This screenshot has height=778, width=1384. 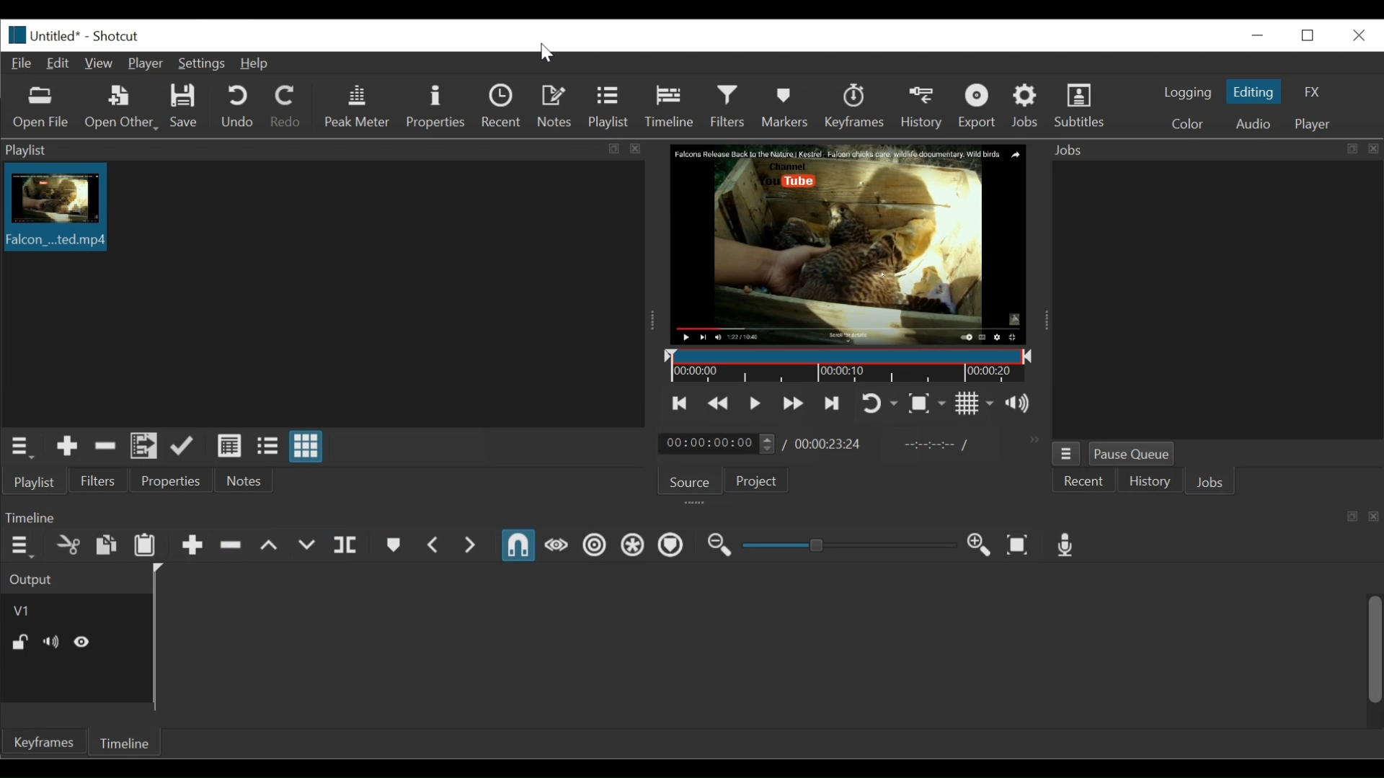 I want to click on Settings, so click(x=200, y=64).